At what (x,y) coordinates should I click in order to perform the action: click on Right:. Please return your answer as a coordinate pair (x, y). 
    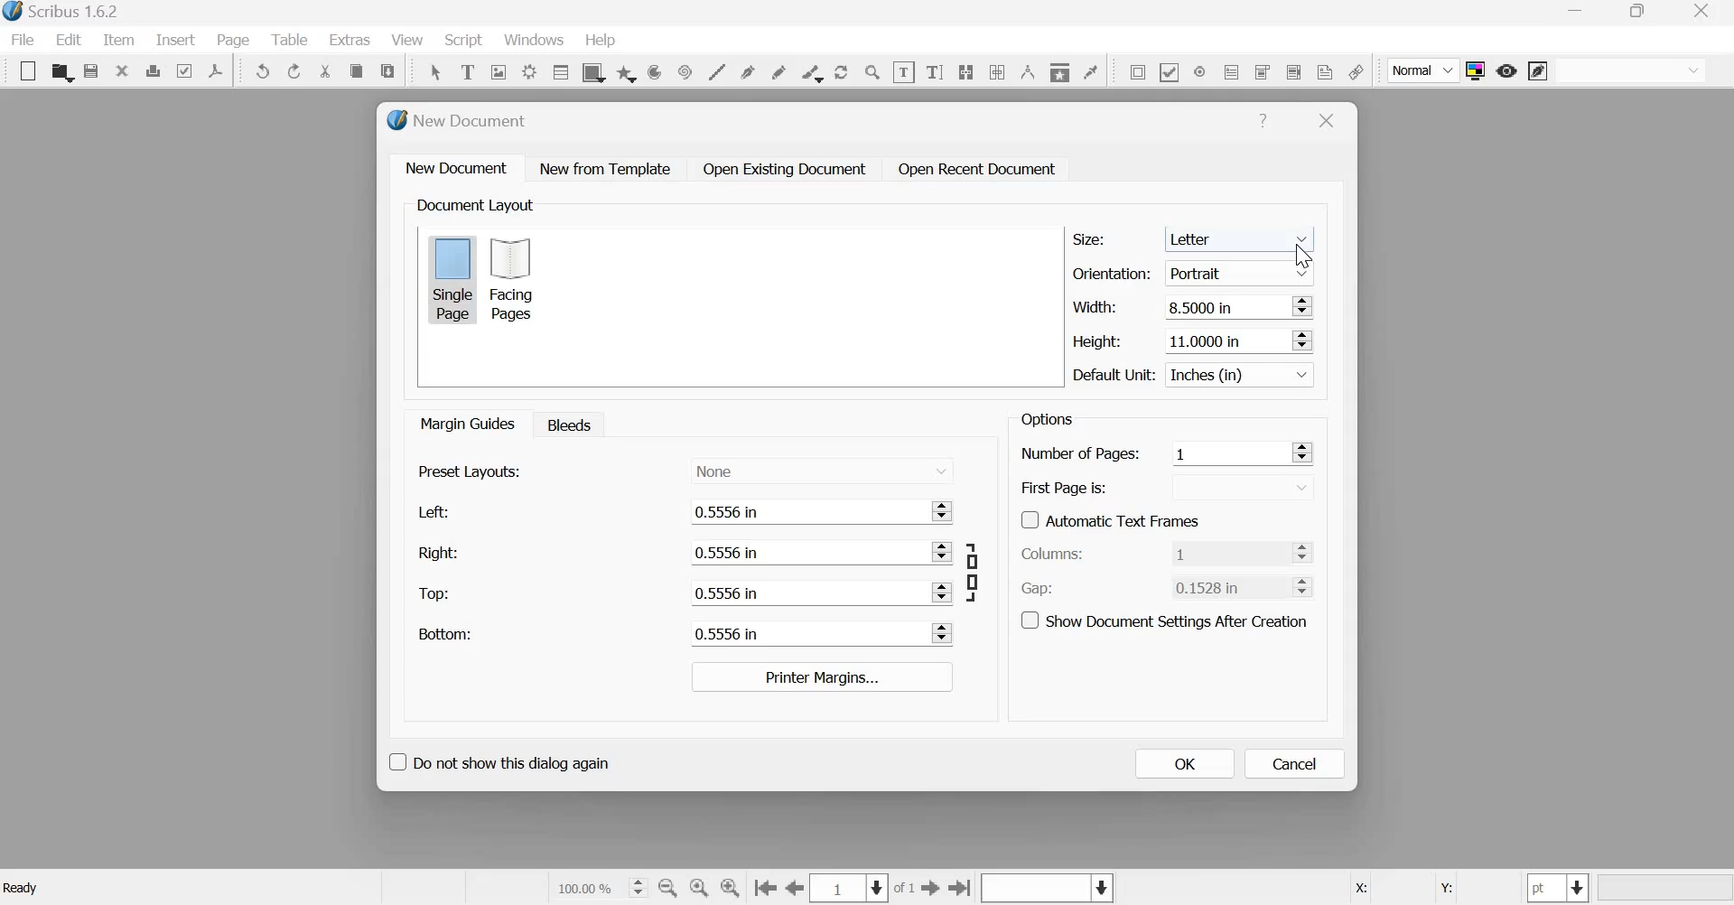
    Looking at the image, I should click on (437, 552).